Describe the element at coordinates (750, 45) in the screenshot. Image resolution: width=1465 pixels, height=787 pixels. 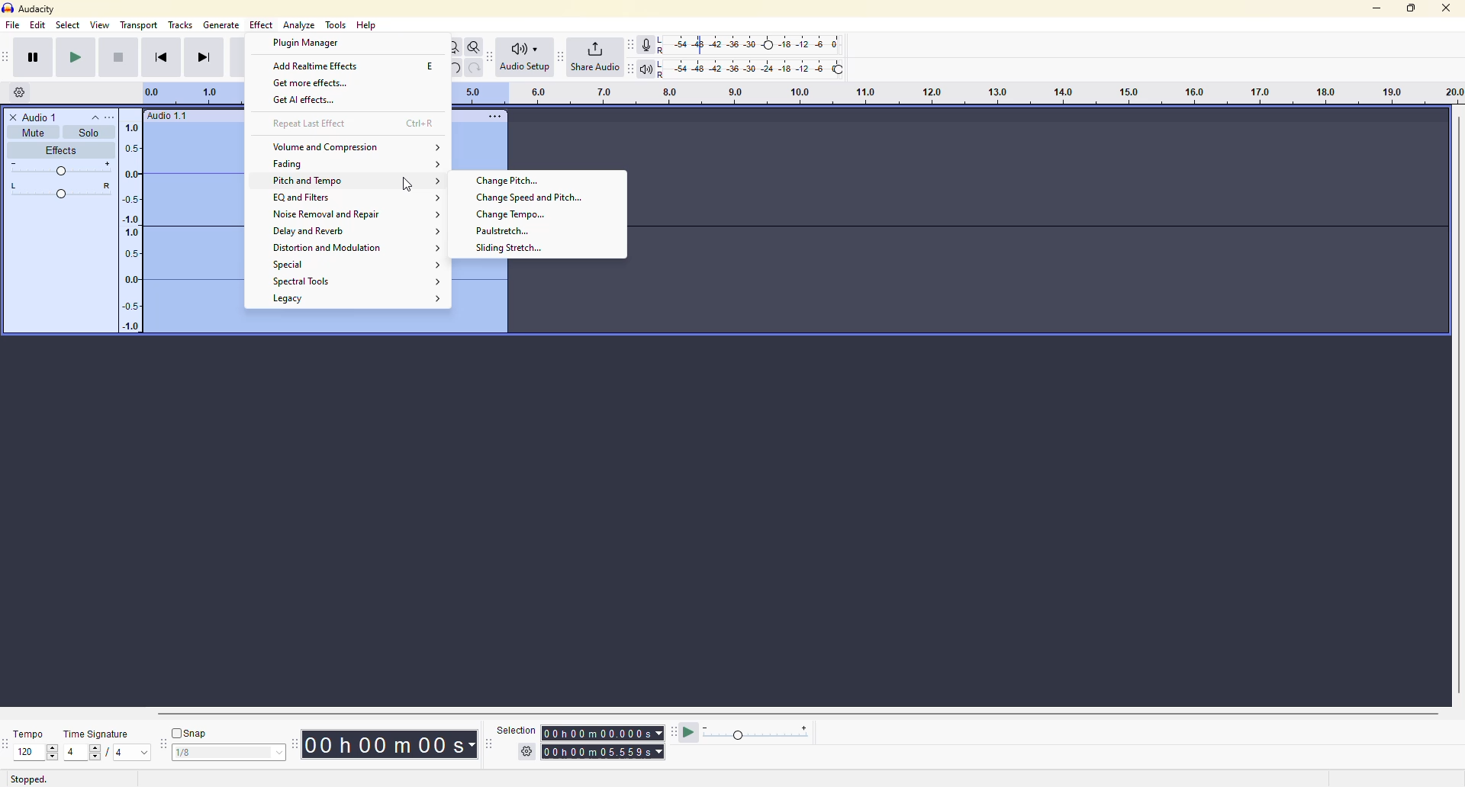
I see `recording level` at that location.